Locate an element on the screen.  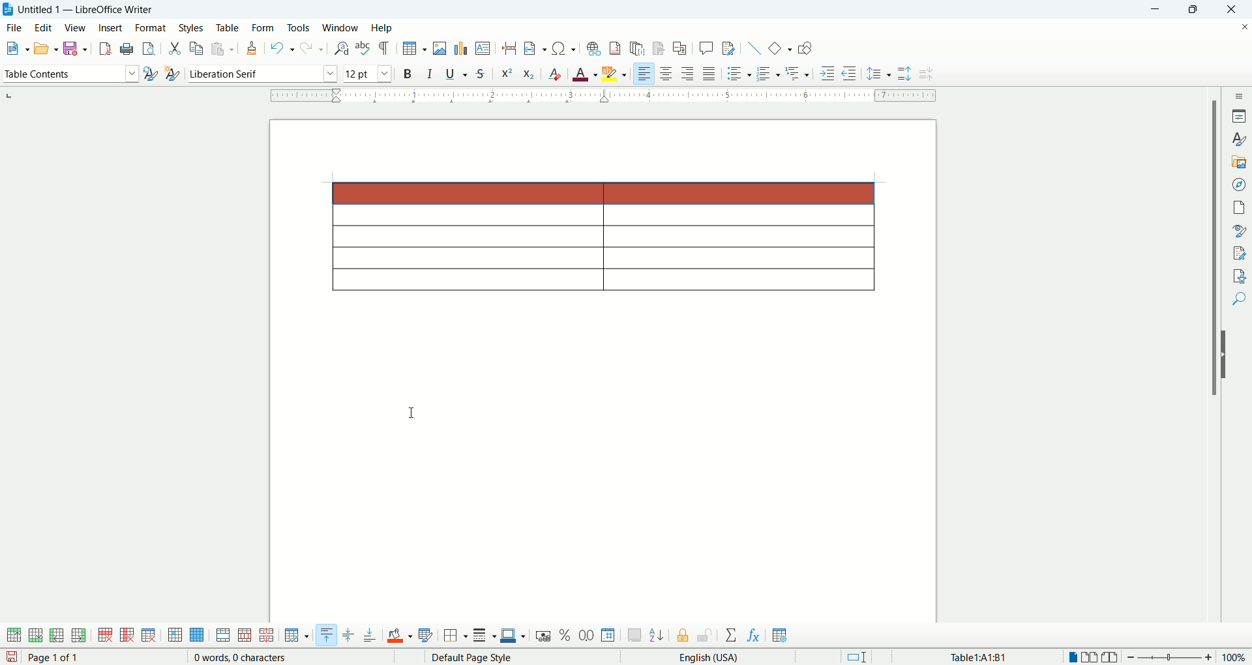
basic shapes is located at coordinates (779, 47).